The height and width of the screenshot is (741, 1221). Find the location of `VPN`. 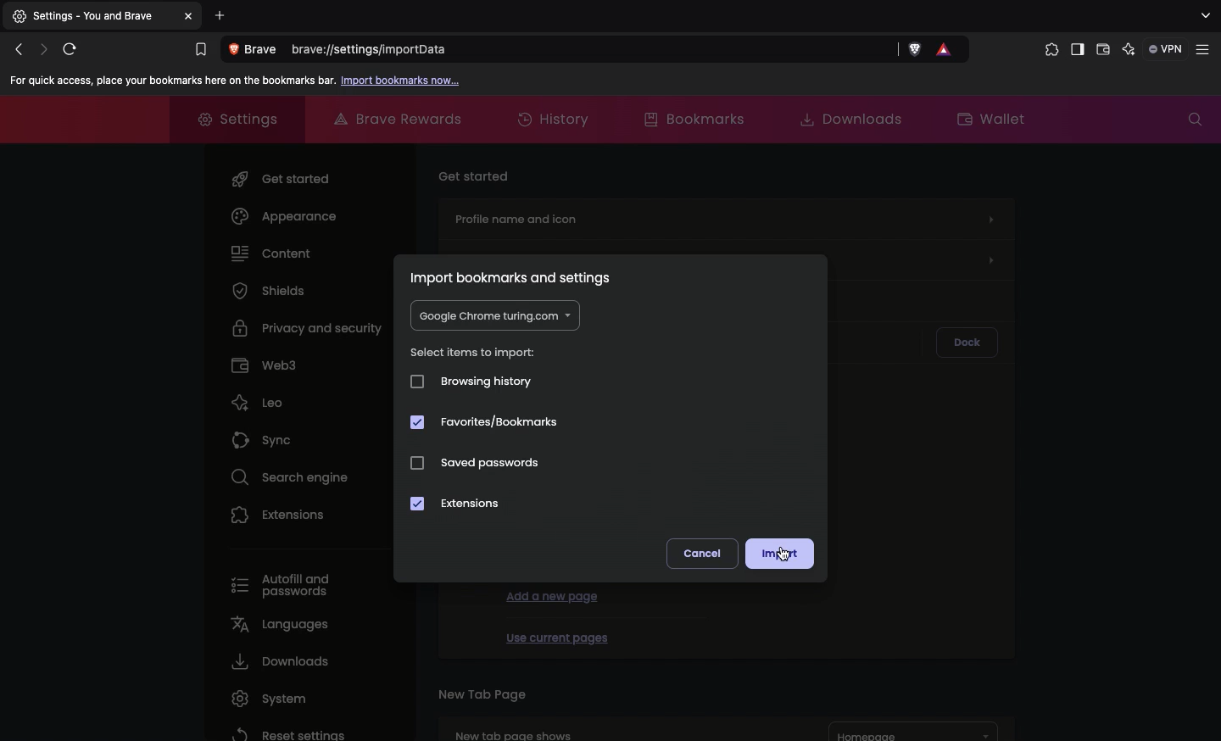

VPN is located at coordinates (1167, 48).